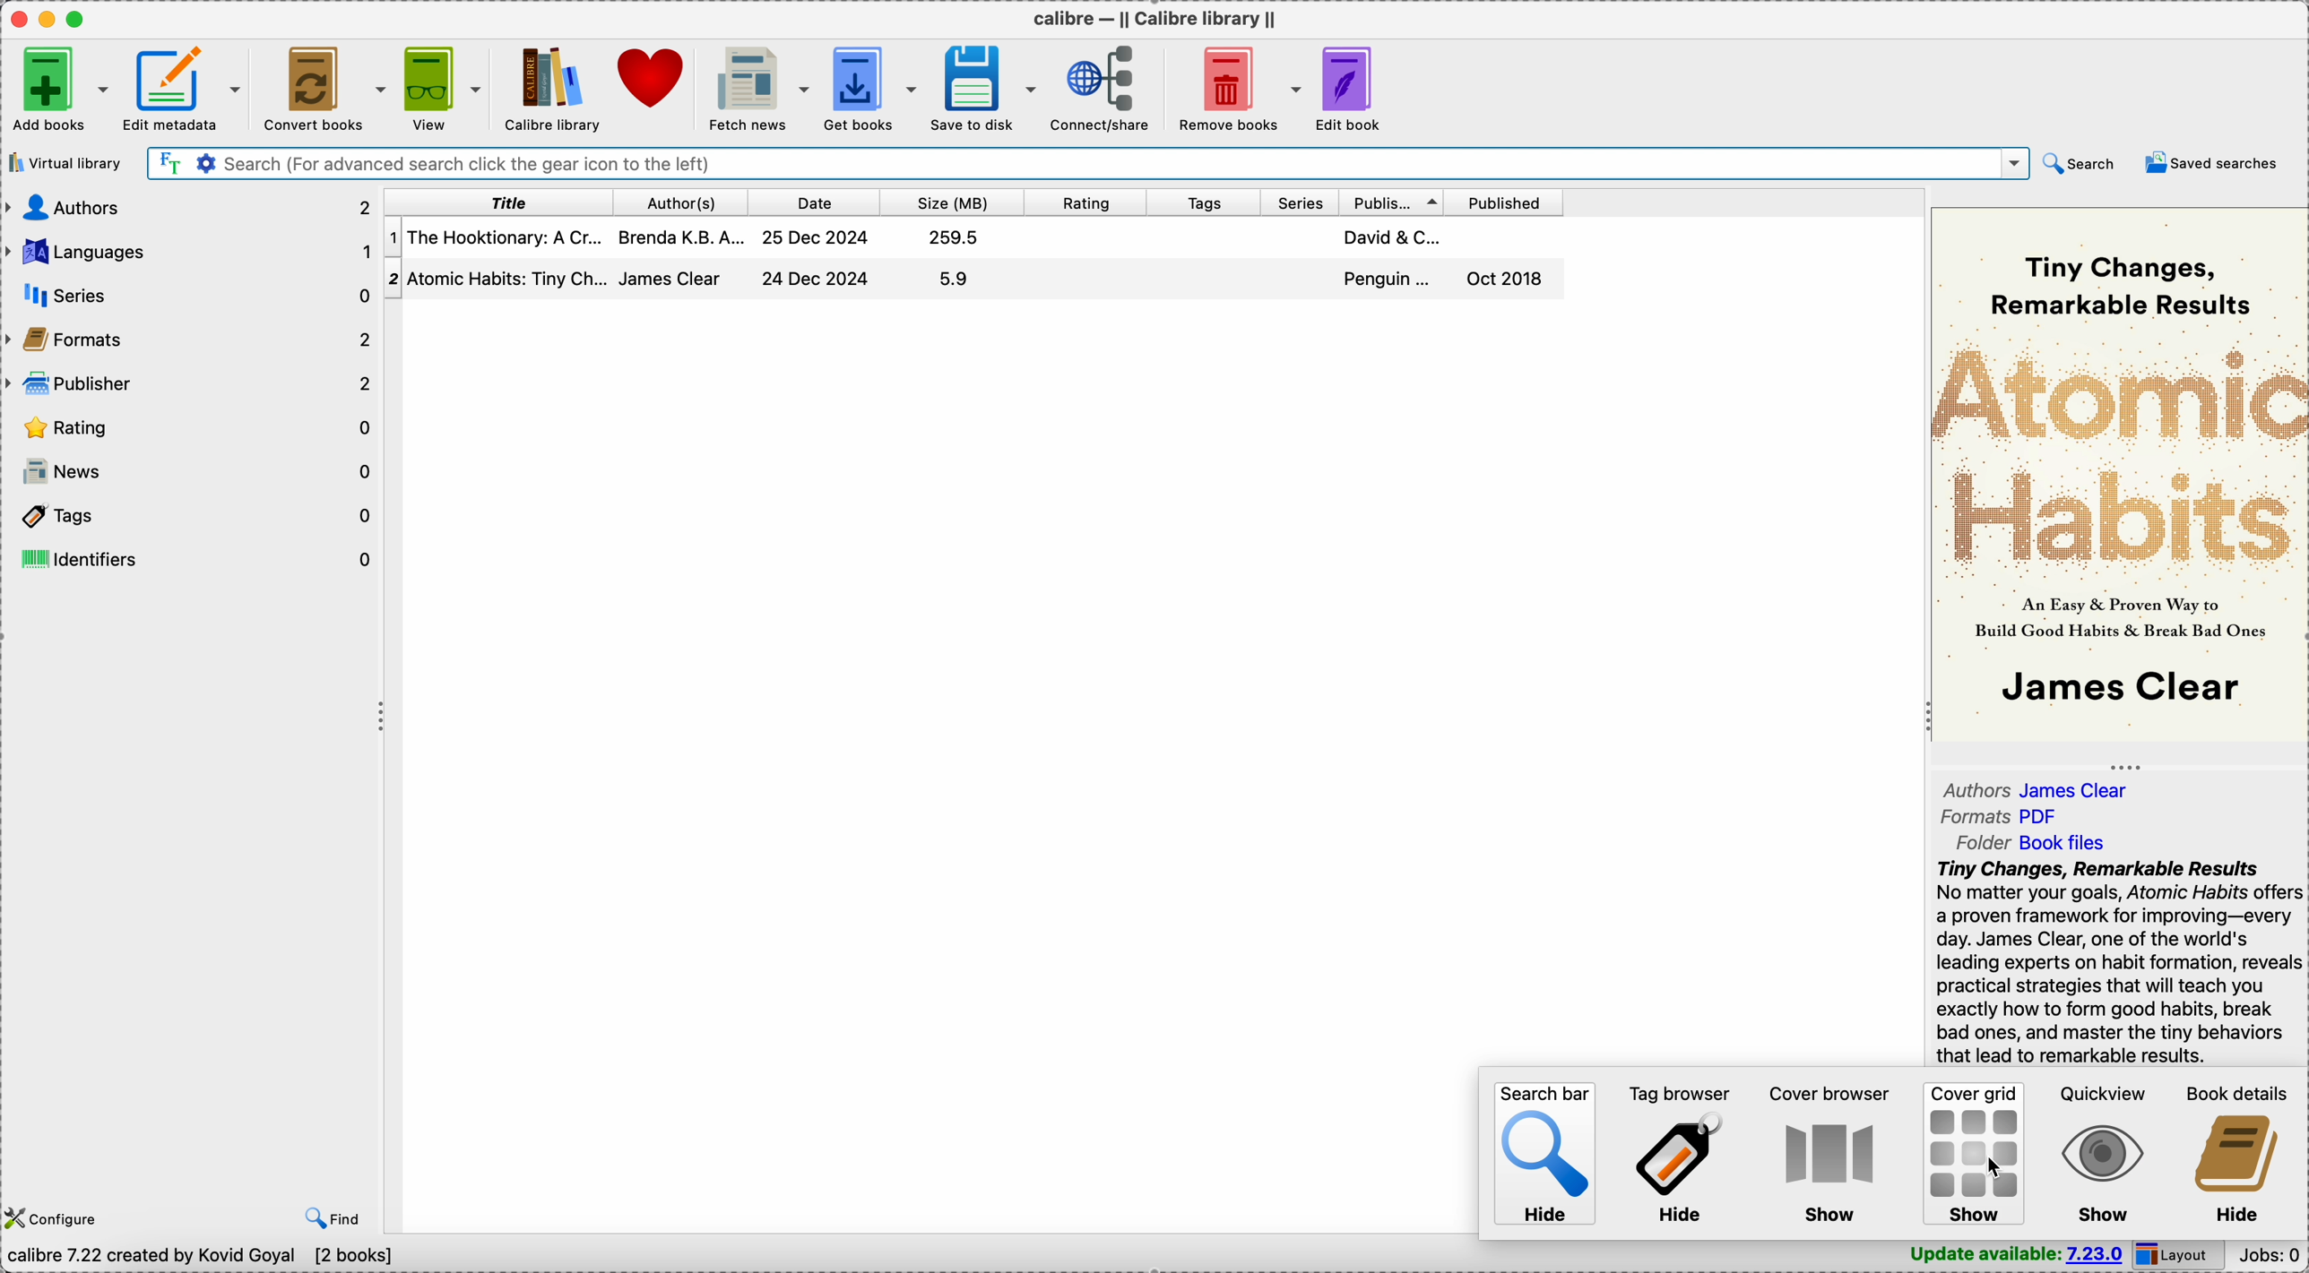  What do you see at coordinates (1388, 279) in the screenshot?
I see `penguin...` at bounding box center [1388, 279].